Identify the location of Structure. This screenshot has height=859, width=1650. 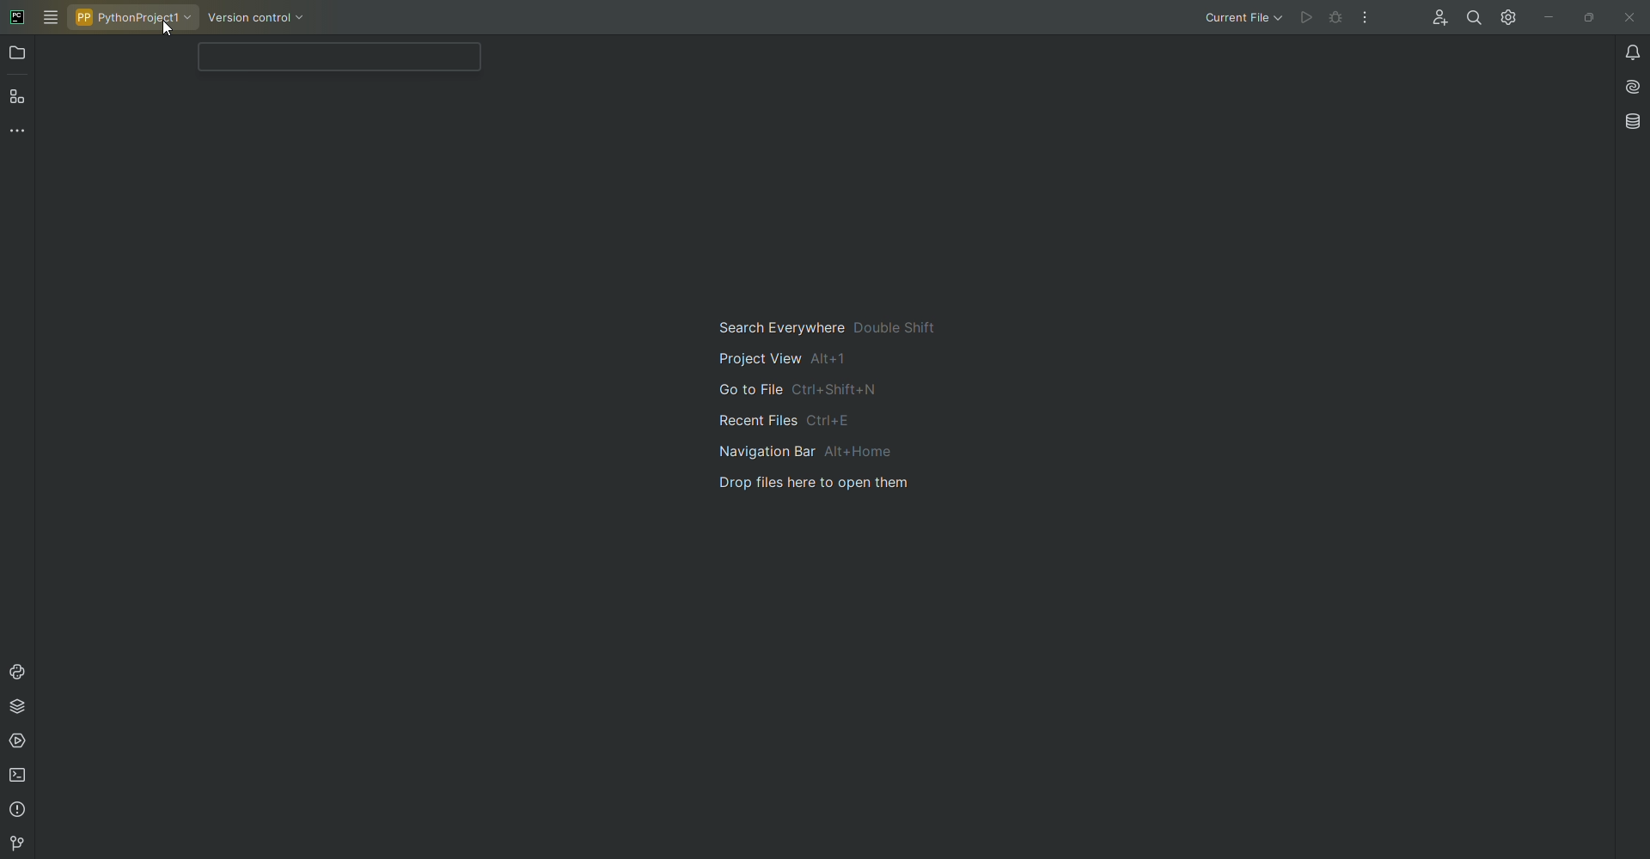
(20, 99).